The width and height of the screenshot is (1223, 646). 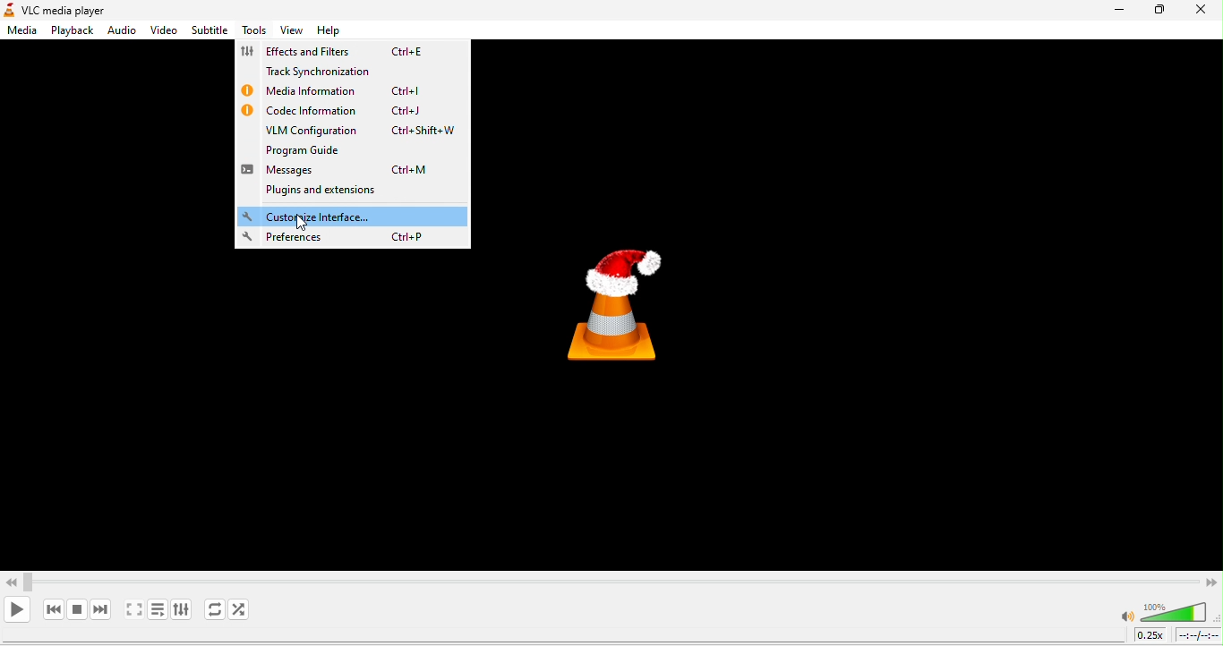 What do you see at coordinates (78, 608) in the screenshot?
I see `stop playback` at bounding box center [78, 608].